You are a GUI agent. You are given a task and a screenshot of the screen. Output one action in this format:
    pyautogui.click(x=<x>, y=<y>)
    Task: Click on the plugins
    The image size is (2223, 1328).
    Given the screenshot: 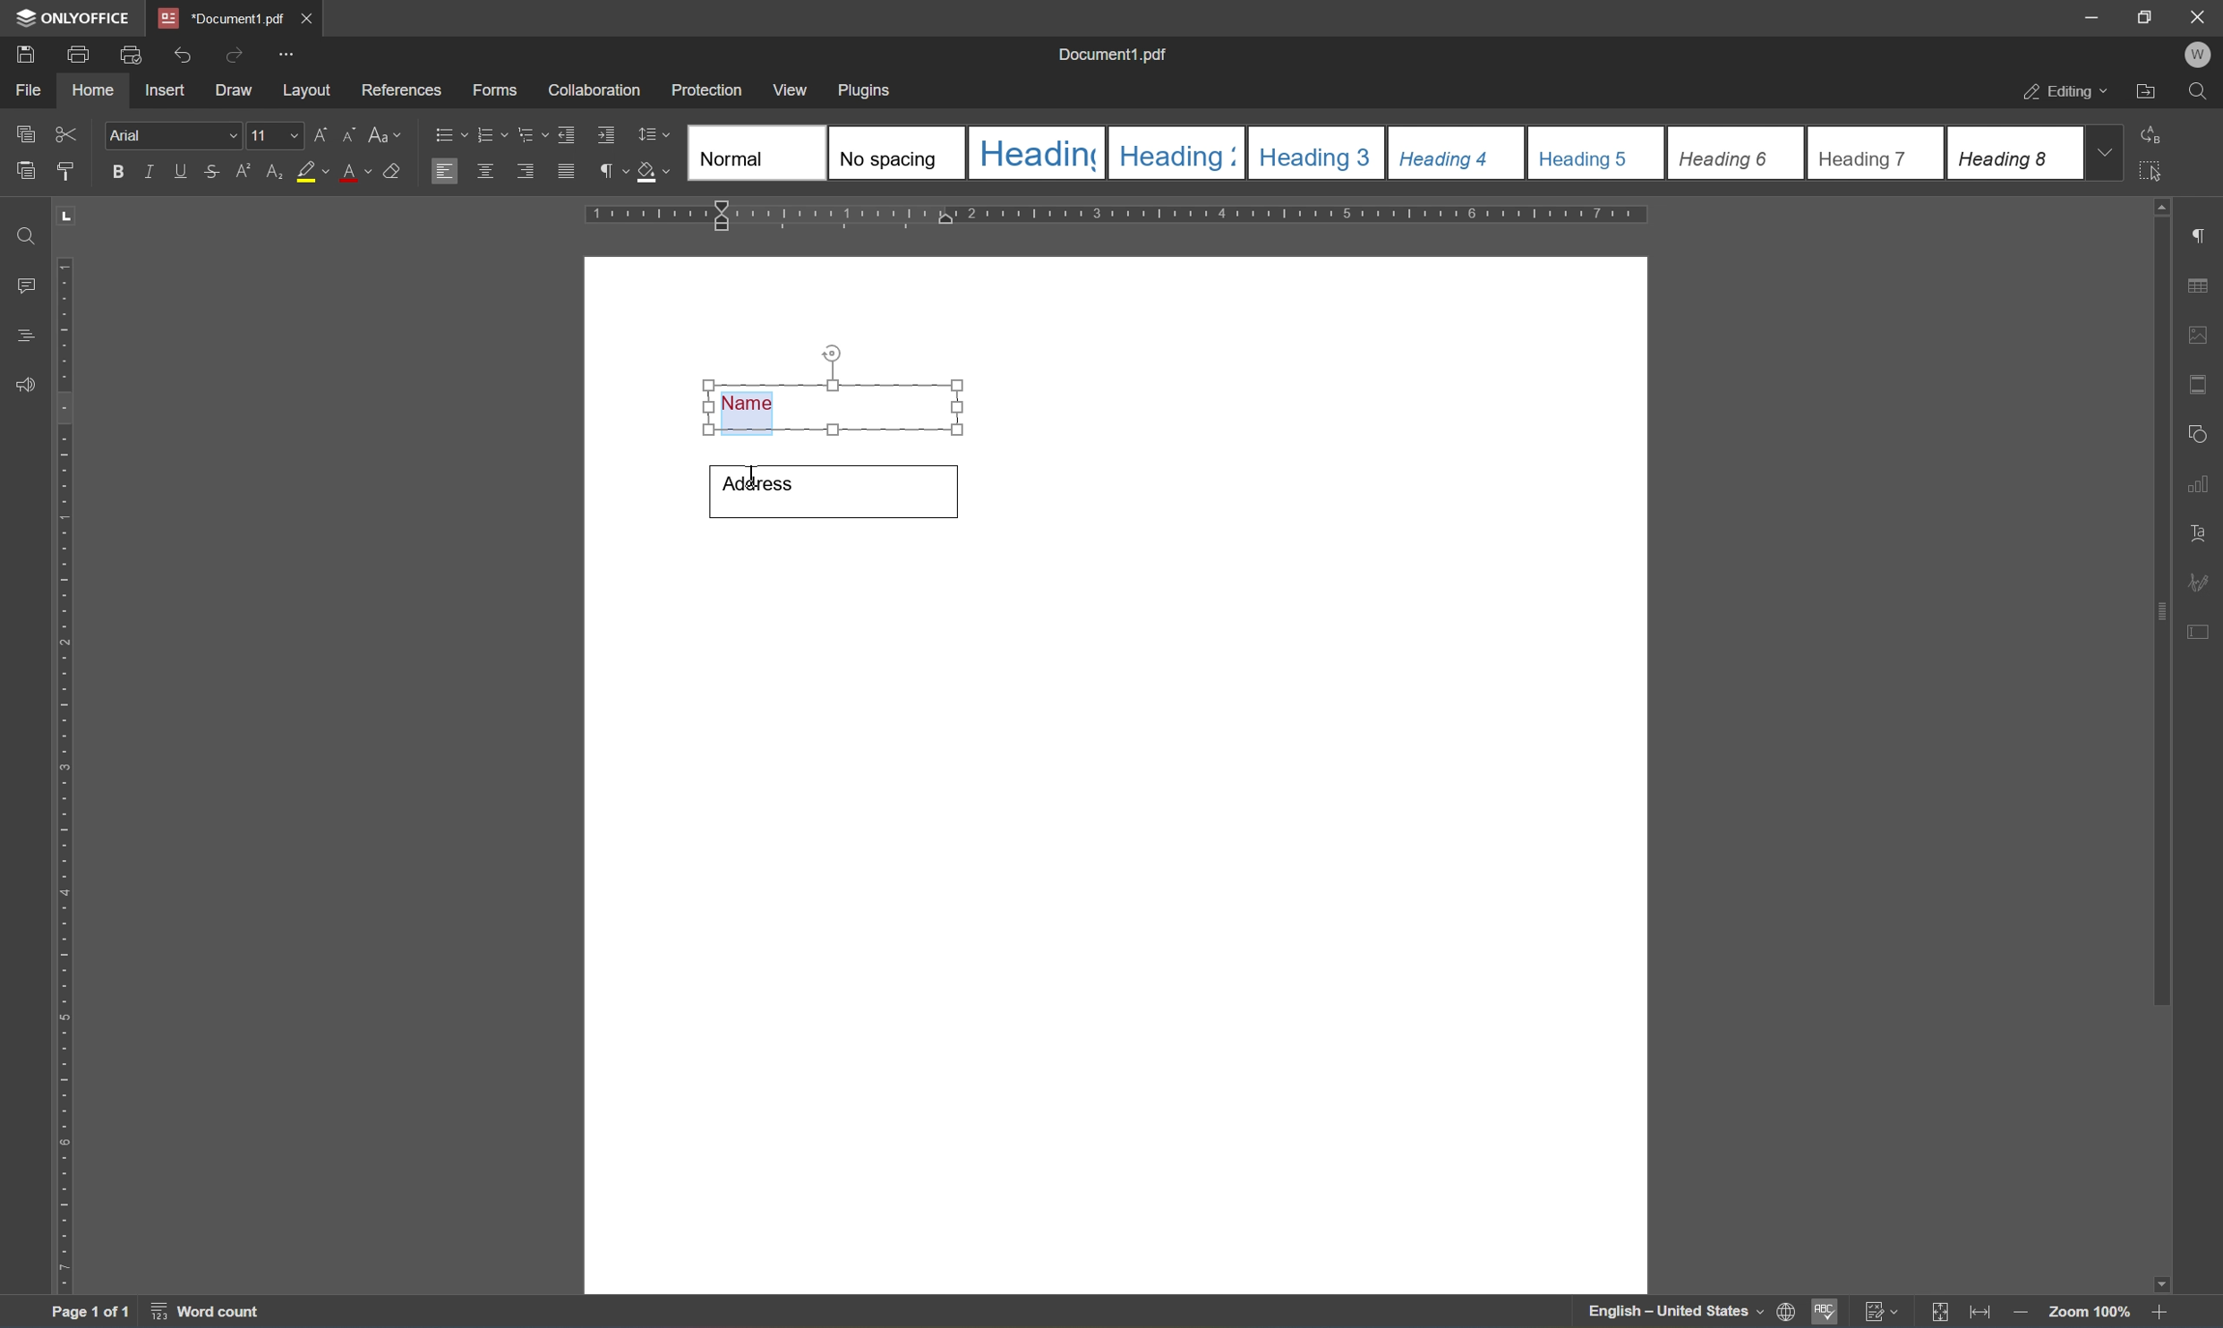 What is the action you would take?
    pyautogui.click(x=871, y=89)
    